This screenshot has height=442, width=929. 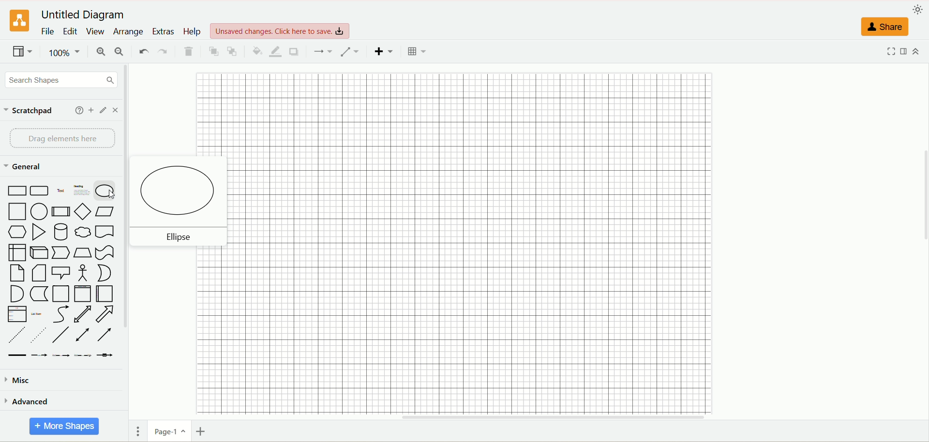 What do you see at coordinates (16, 211) in the screenshot?
I see `square` at bounding box center [16, 211].